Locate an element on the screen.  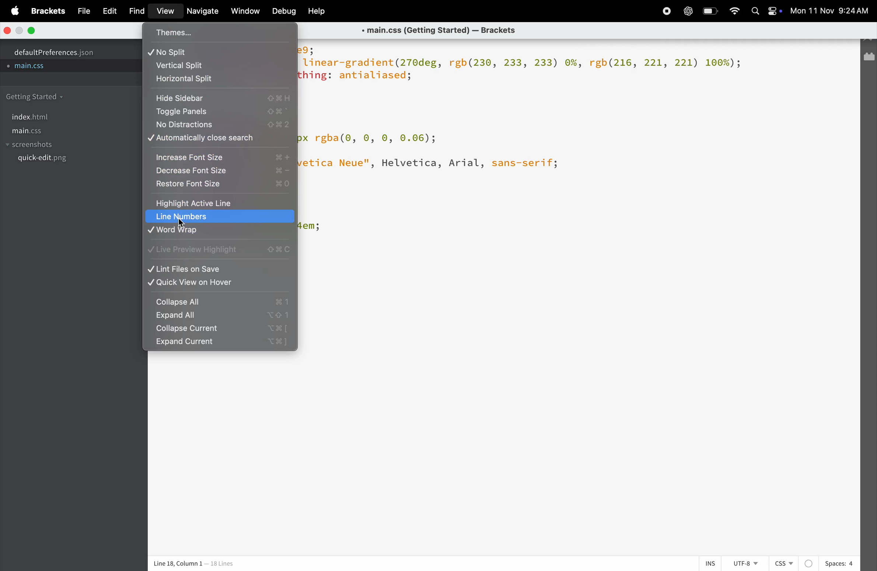
« main.css (Getting Started) — Brackets is located at coordinates (443, 30).